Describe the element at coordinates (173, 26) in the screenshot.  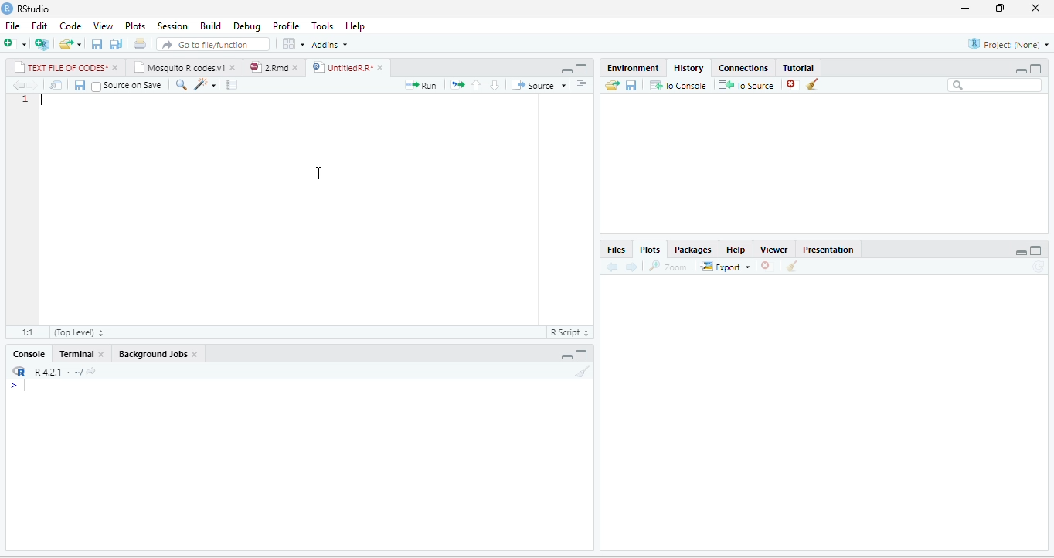
I see `Session` at that location.